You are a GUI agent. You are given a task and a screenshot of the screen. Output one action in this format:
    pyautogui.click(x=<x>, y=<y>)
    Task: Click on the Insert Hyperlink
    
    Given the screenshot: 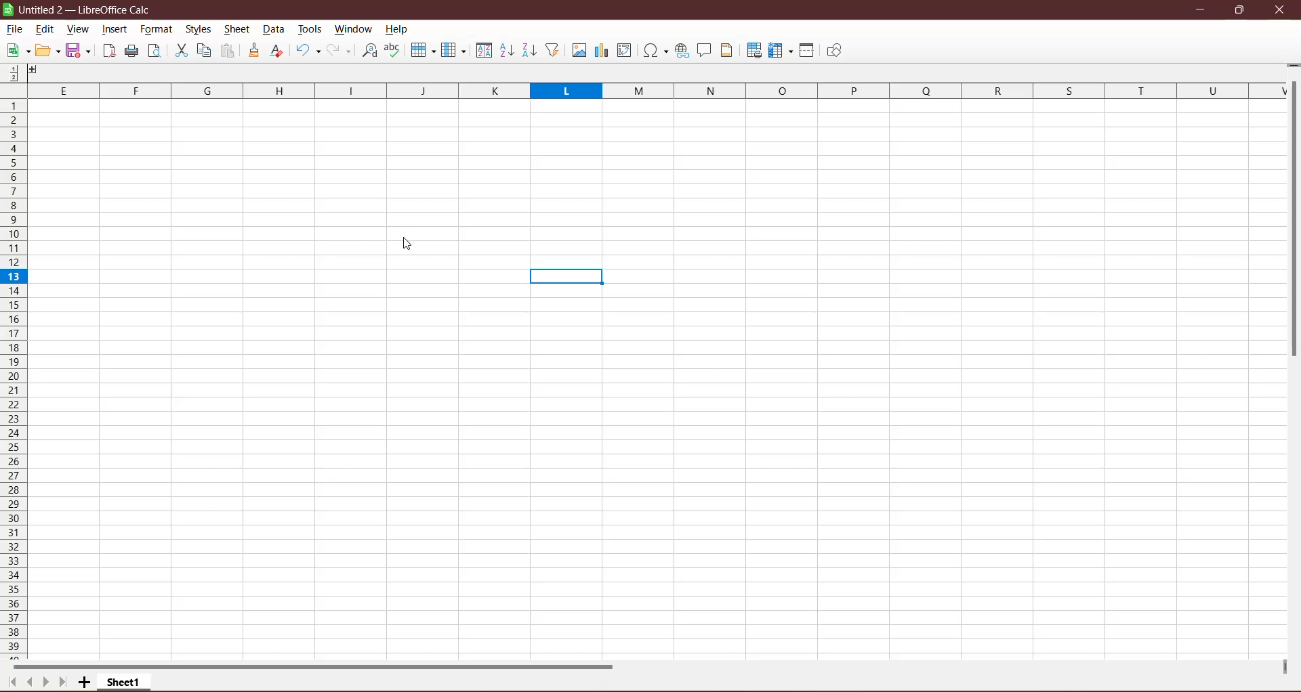 What is the action you would take?
    pyautogui.click(x=682, y=51)
    